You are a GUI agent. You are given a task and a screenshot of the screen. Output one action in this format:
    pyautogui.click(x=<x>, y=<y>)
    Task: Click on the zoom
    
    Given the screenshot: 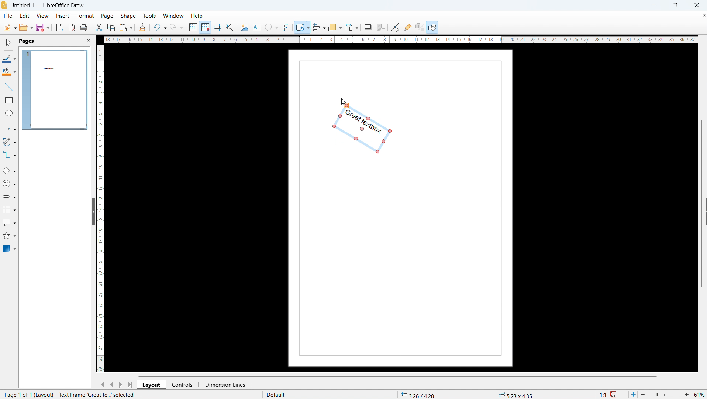 What is the action you would take?
    pyautogui.click(x=230, y=27)
    